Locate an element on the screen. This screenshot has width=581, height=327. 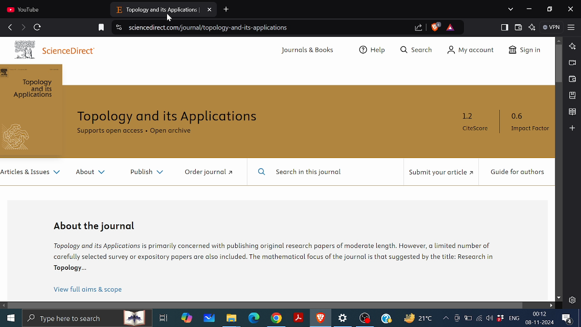
close is located at coordinates (571, 10).